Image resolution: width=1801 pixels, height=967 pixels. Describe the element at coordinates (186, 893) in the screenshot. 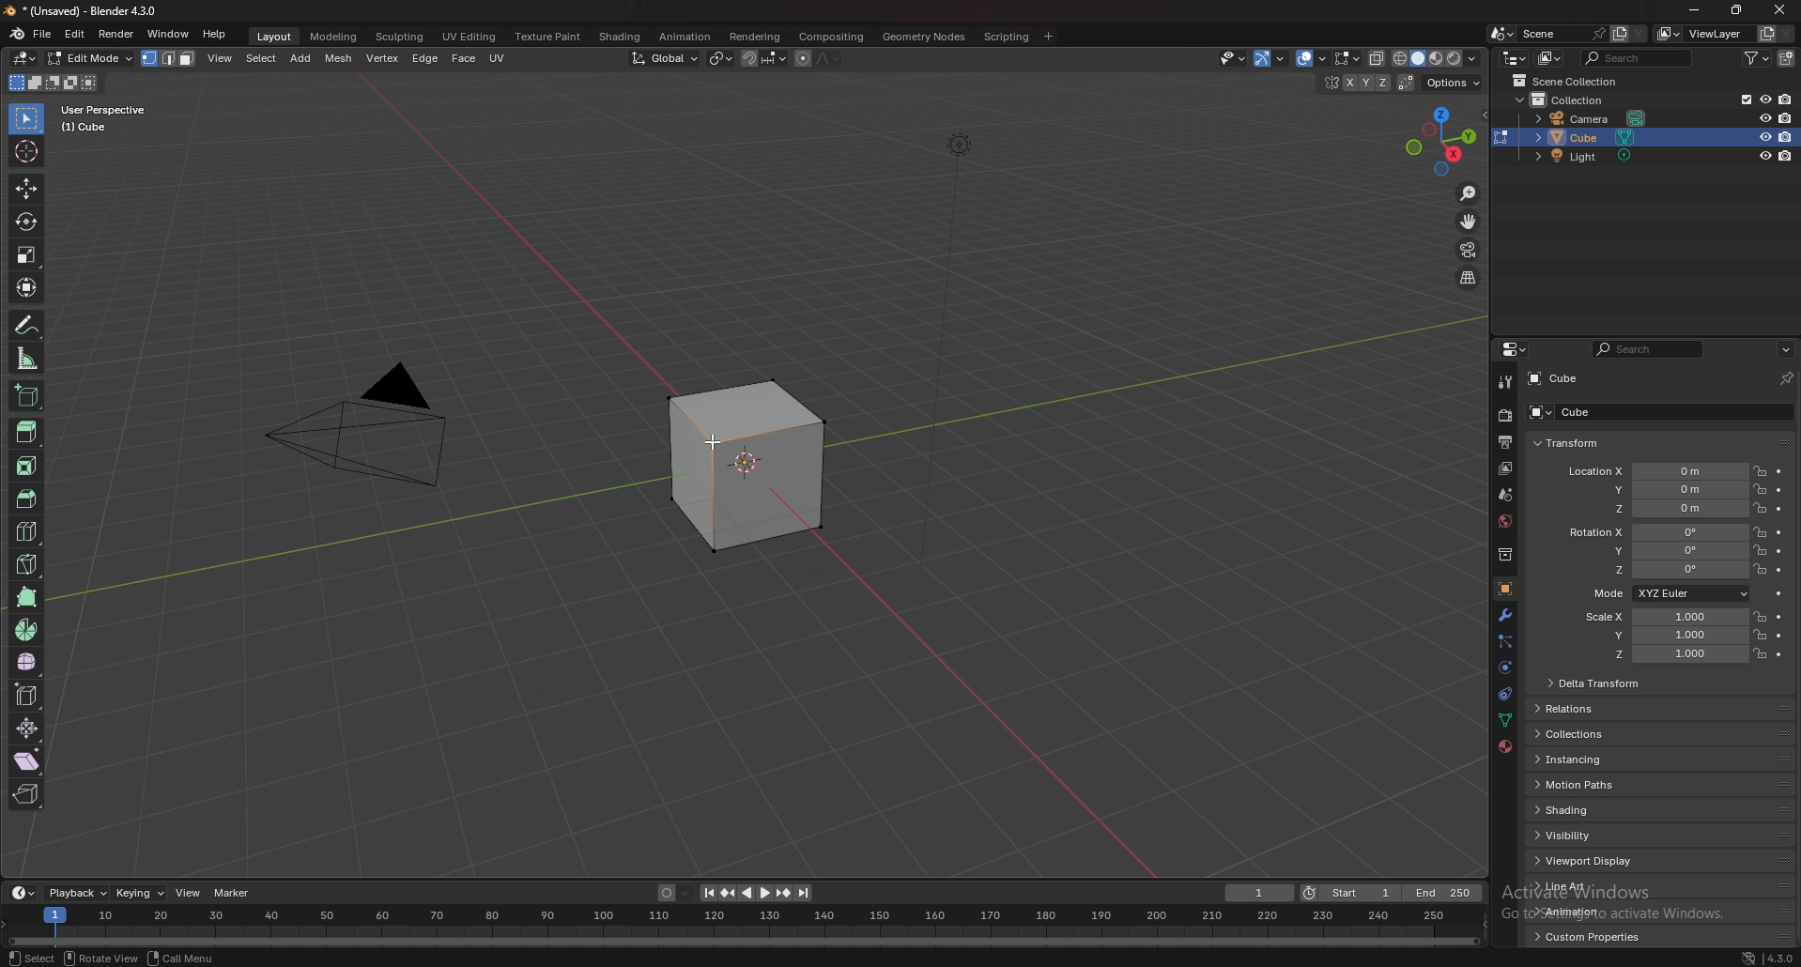

I see `view` at that location.